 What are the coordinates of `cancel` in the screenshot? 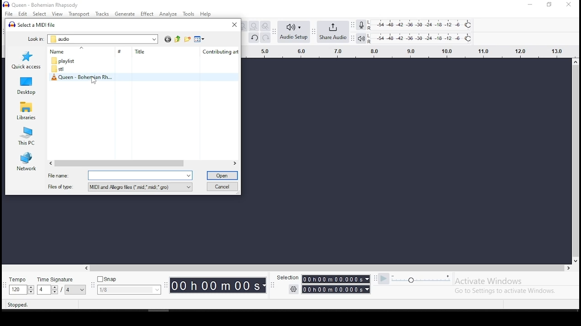 It's located at (222, 187).